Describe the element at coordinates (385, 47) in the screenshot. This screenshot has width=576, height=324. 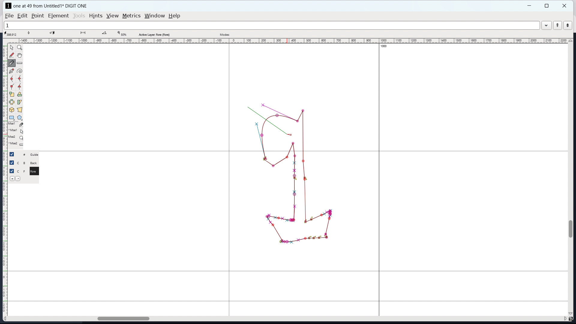
I see `1000` at that location.